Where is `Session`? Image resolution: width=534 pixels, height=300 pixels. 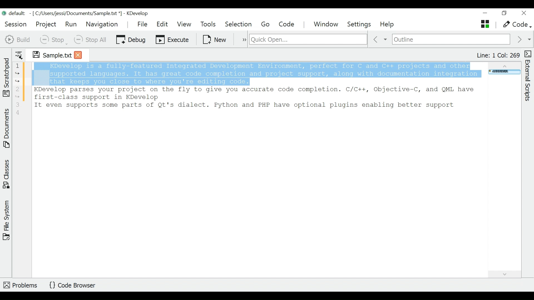 Session is located at coordinates (16, 23).